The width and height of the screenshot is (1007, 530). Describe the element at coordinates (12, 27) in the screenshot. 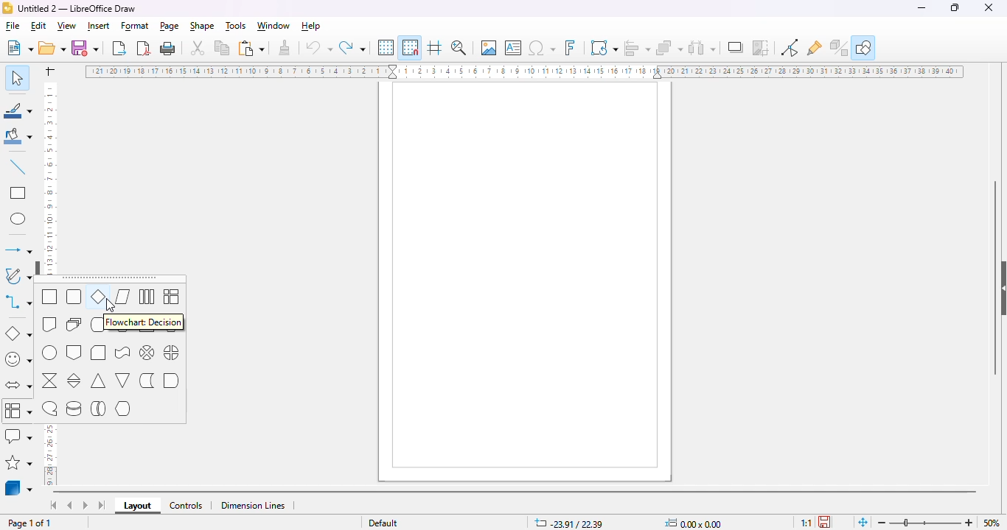

I see `file` at that location.